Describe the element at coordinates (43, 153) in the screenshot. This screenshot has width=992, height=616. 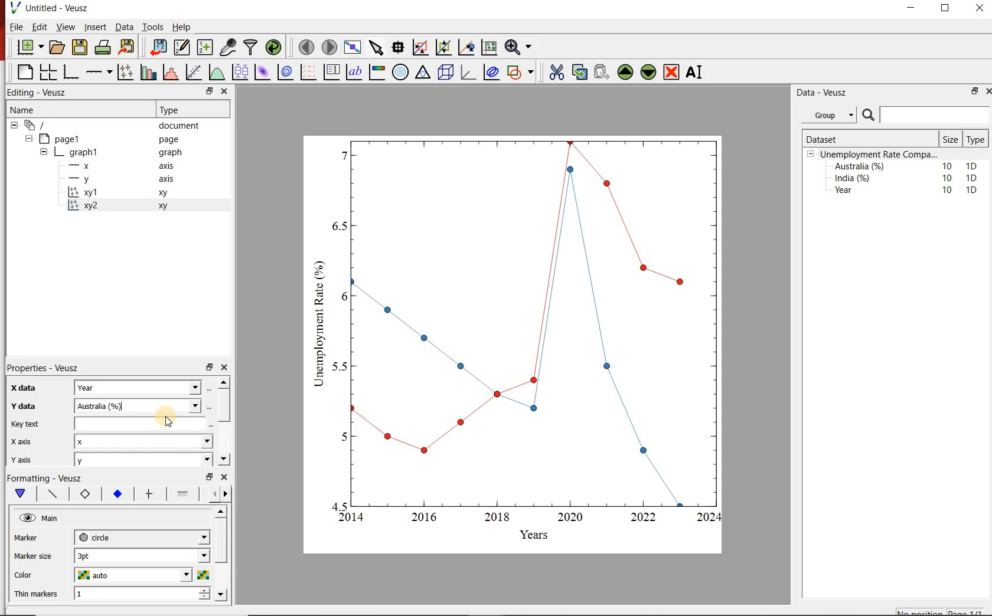
I see `collapse` at that location.